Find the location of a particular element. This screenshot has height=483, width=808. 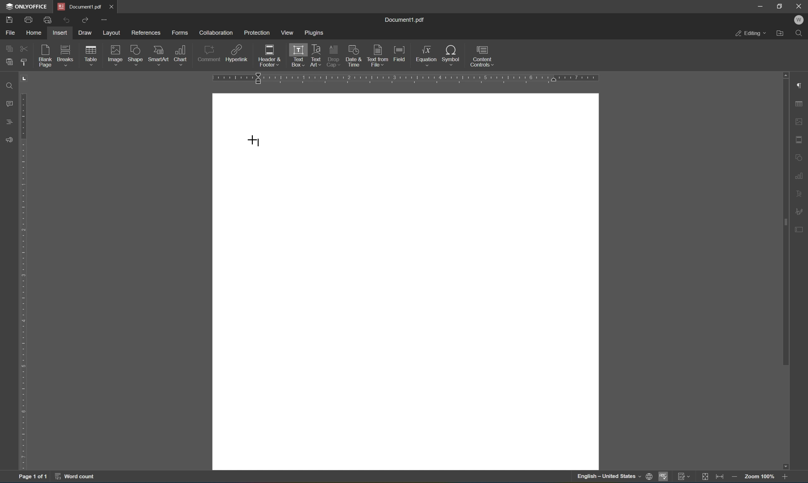

word count is located at coordinates (76, 477).